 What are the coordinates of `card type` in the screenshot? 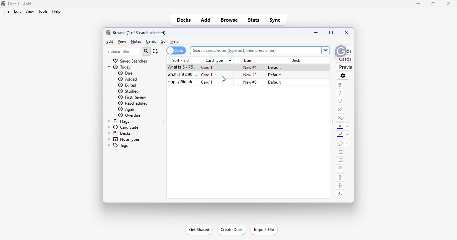 It's located at (218, 60).